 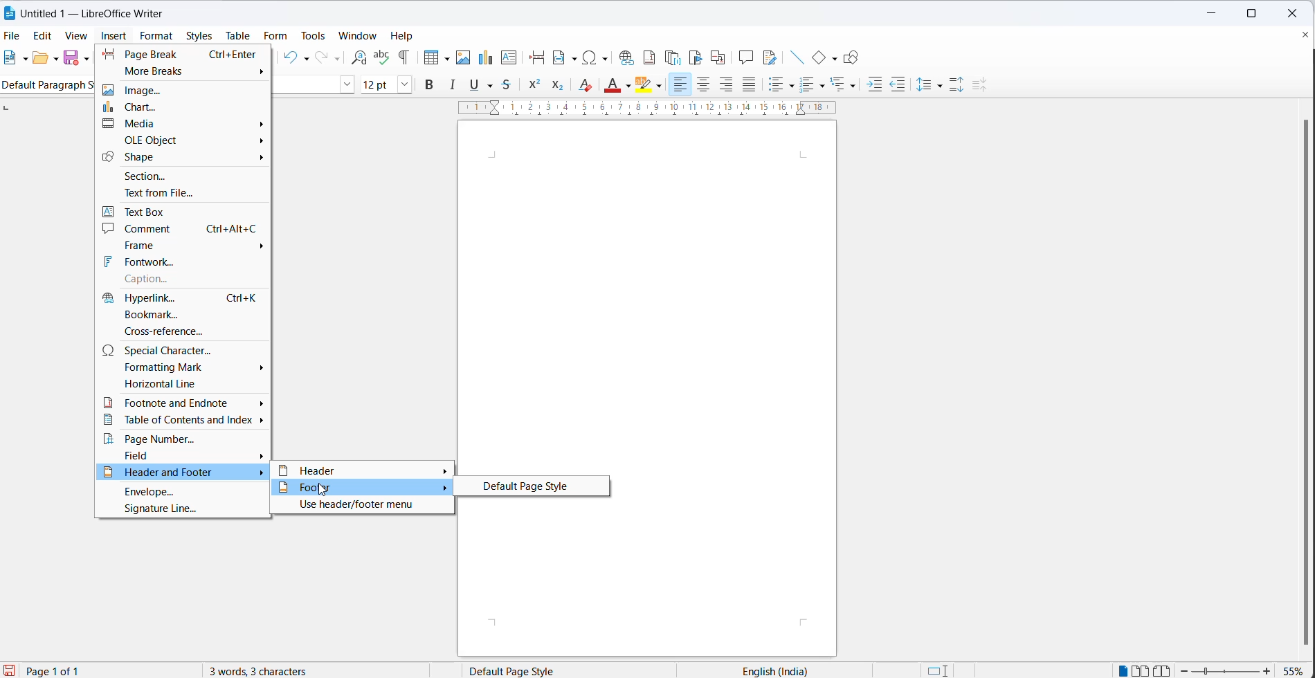 I want to click on insert chart, so click(x=487, y=58).